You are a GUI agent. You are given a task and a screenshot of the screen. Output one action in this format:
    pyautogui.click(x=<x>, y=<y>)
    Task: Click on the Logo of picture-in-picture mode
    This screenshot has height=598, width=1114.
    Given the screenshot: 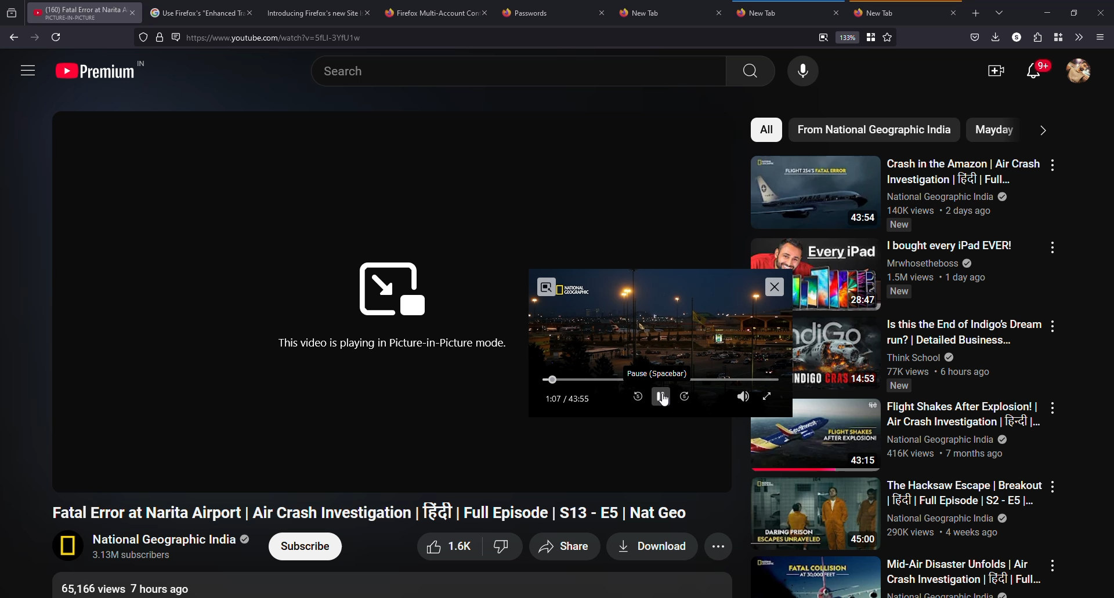 What is the action you would take?
    pyautogui.click(x=392, y=289)
    